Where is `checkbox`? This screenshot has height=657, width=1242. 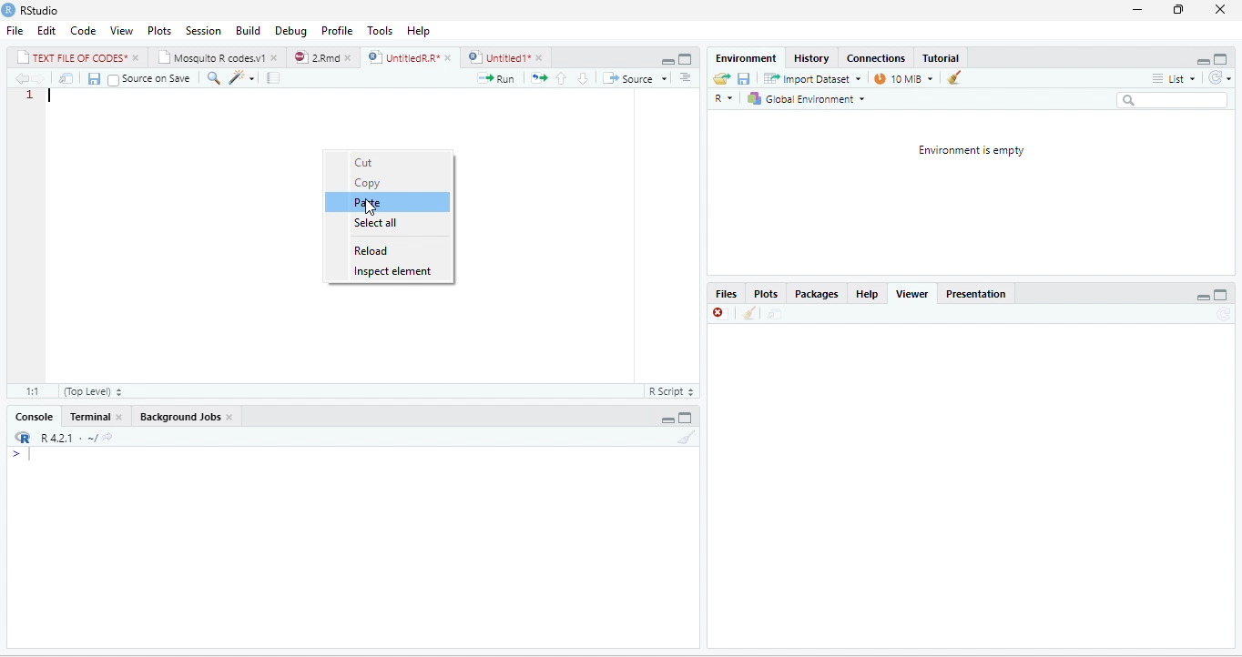
checkbox is located at coordinates (113, 79).